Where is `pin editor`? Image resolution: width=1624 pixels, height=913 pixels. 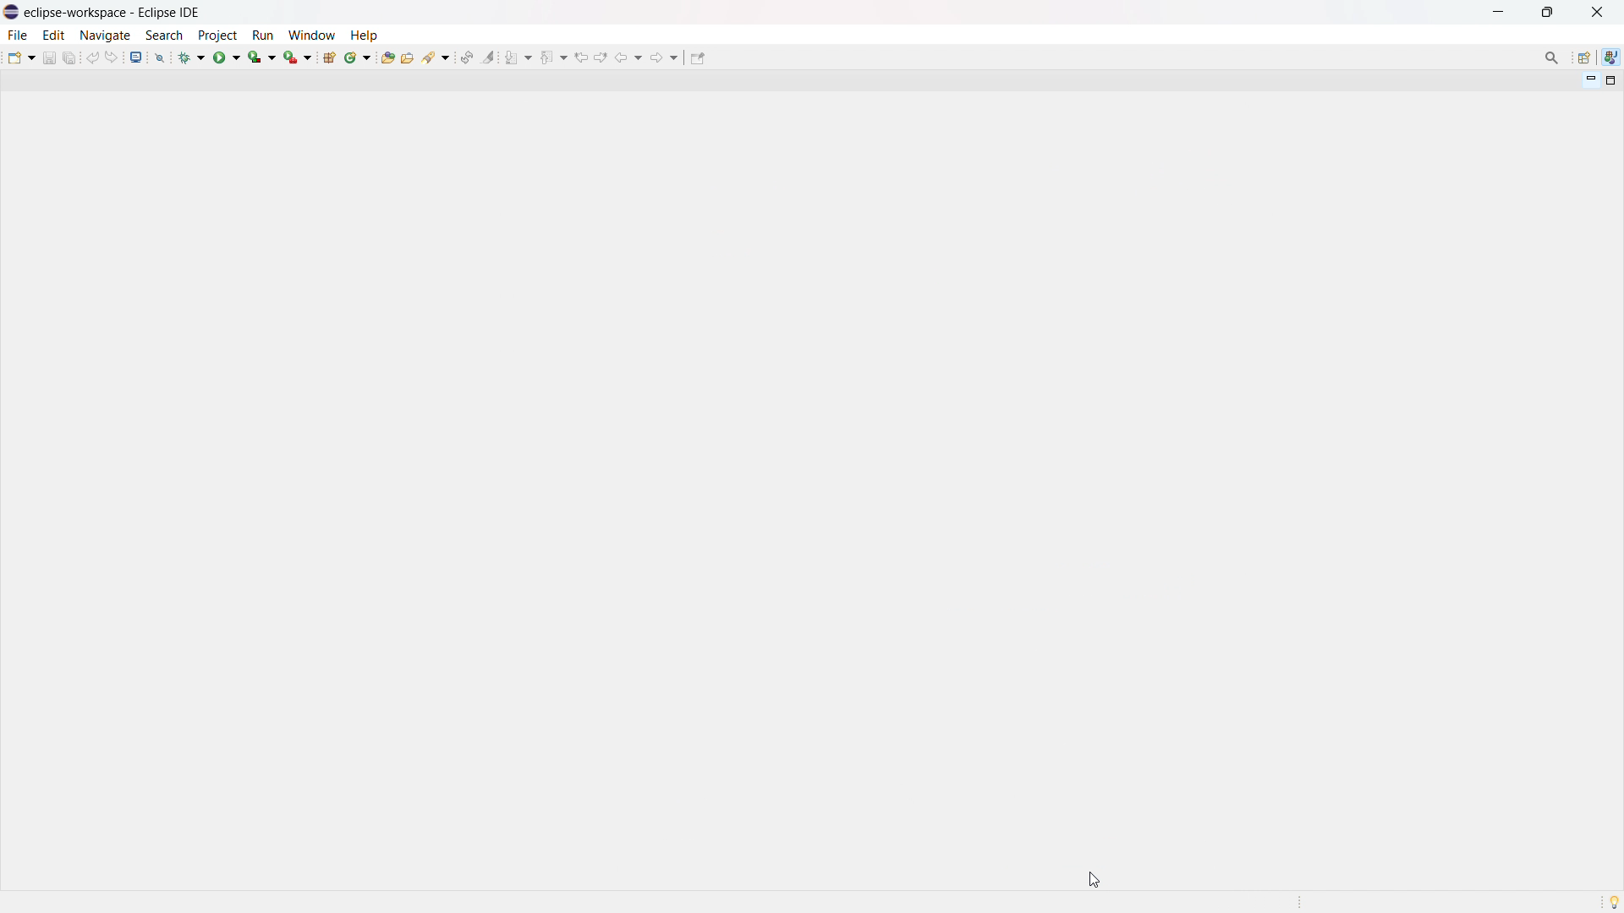 pin editor is located at coordinates (697, 58).